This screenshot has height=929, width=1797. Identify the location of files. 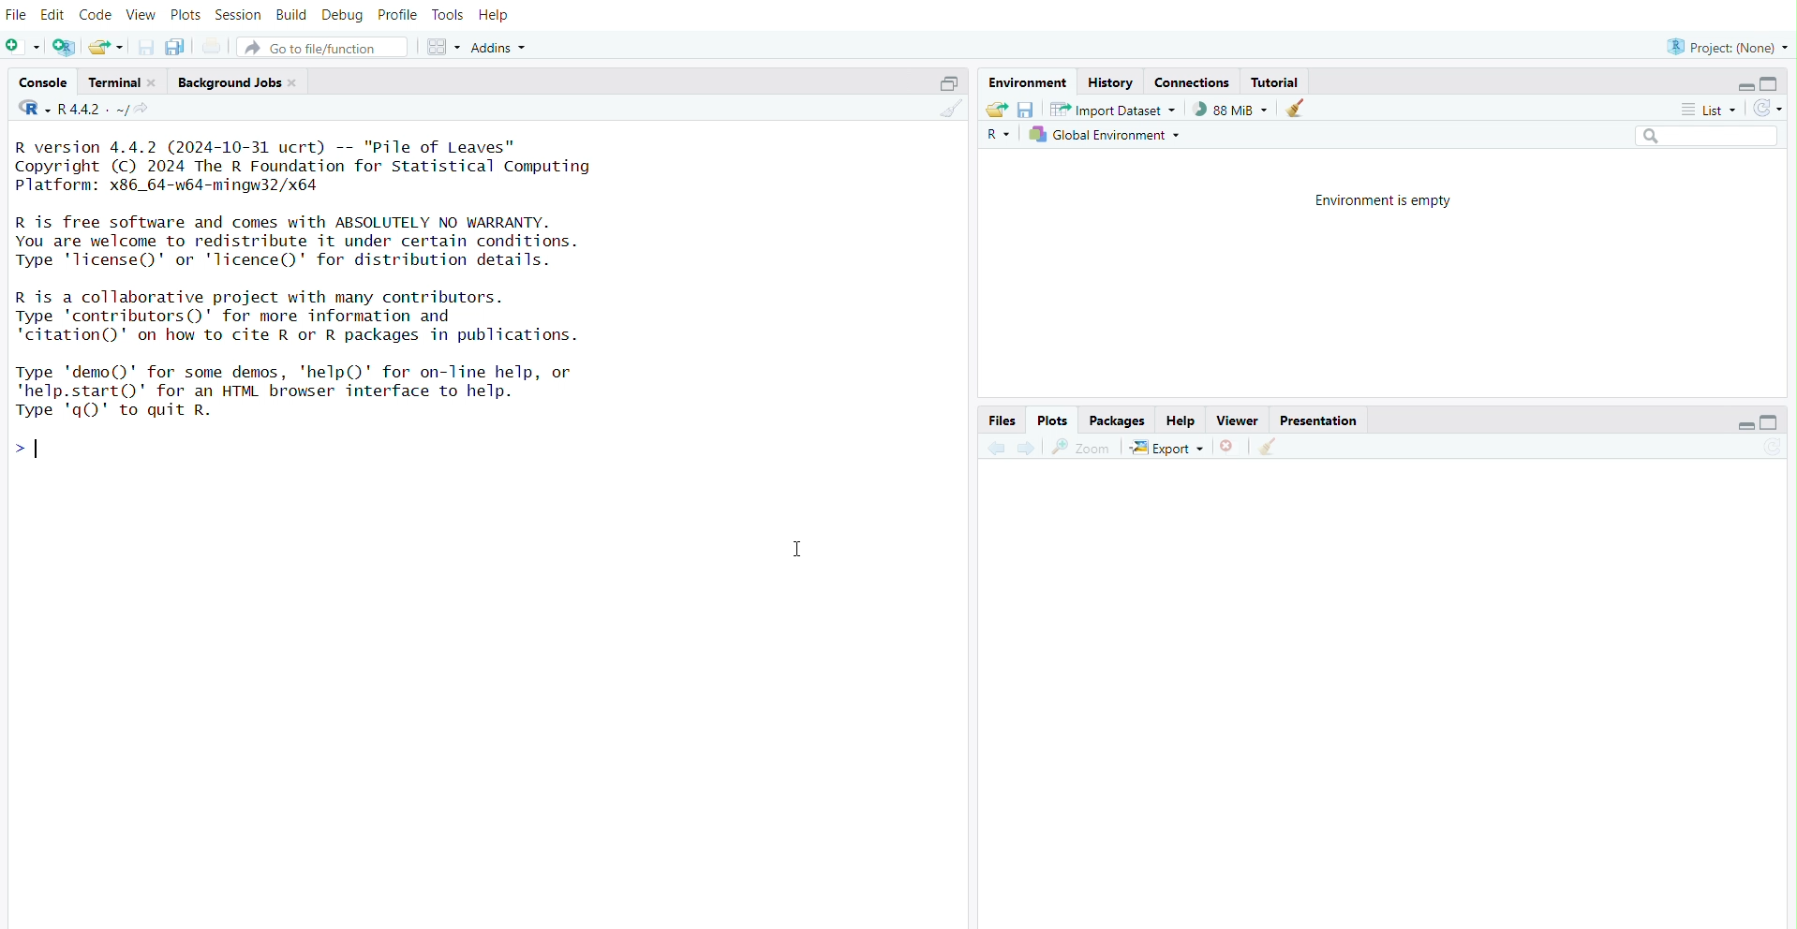
(1002, 421).